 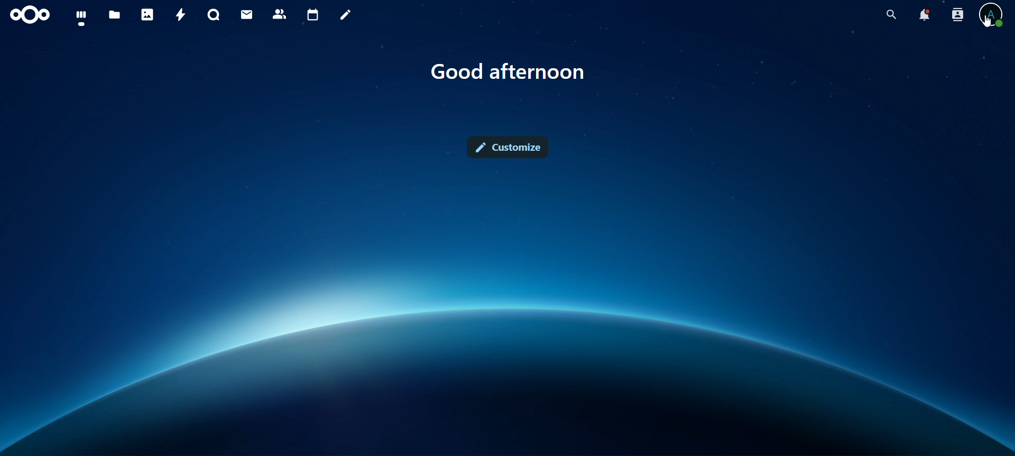 I want to click on cursor, so click(x=986, y=25).